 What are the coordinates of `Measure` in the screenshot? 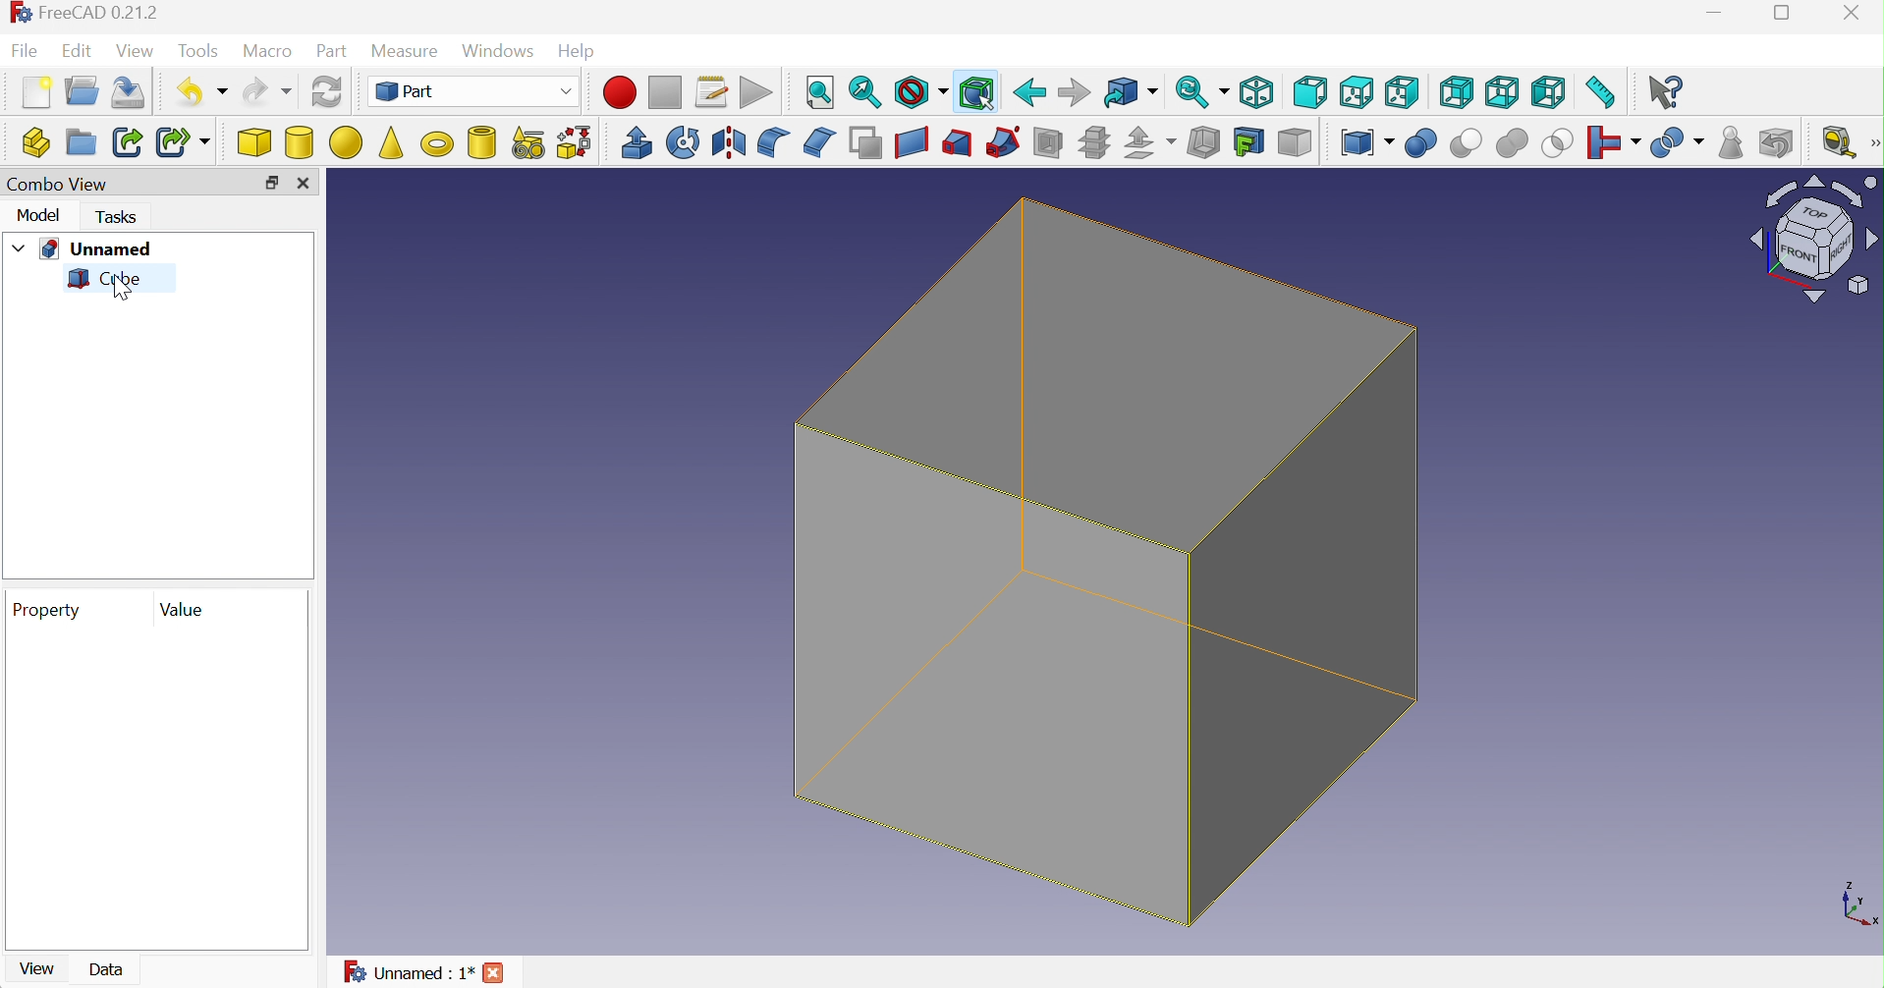 It's located at (407, 51).